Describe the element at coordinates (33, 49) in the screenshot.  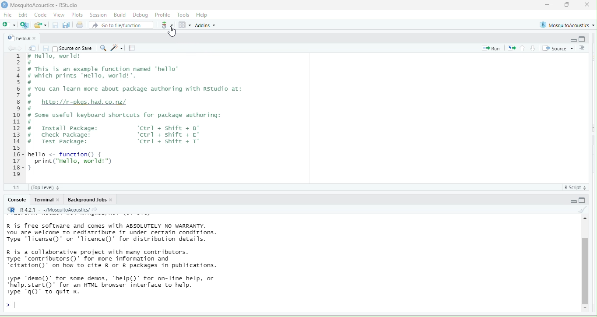
I see `show in new window` at that location.